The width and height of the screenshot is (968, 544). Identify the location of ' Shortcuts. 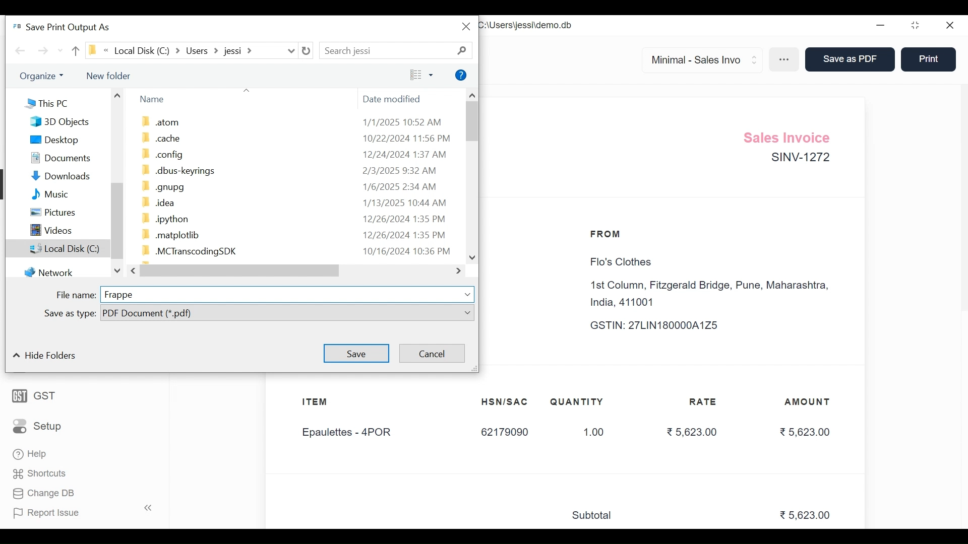
(43, 473).